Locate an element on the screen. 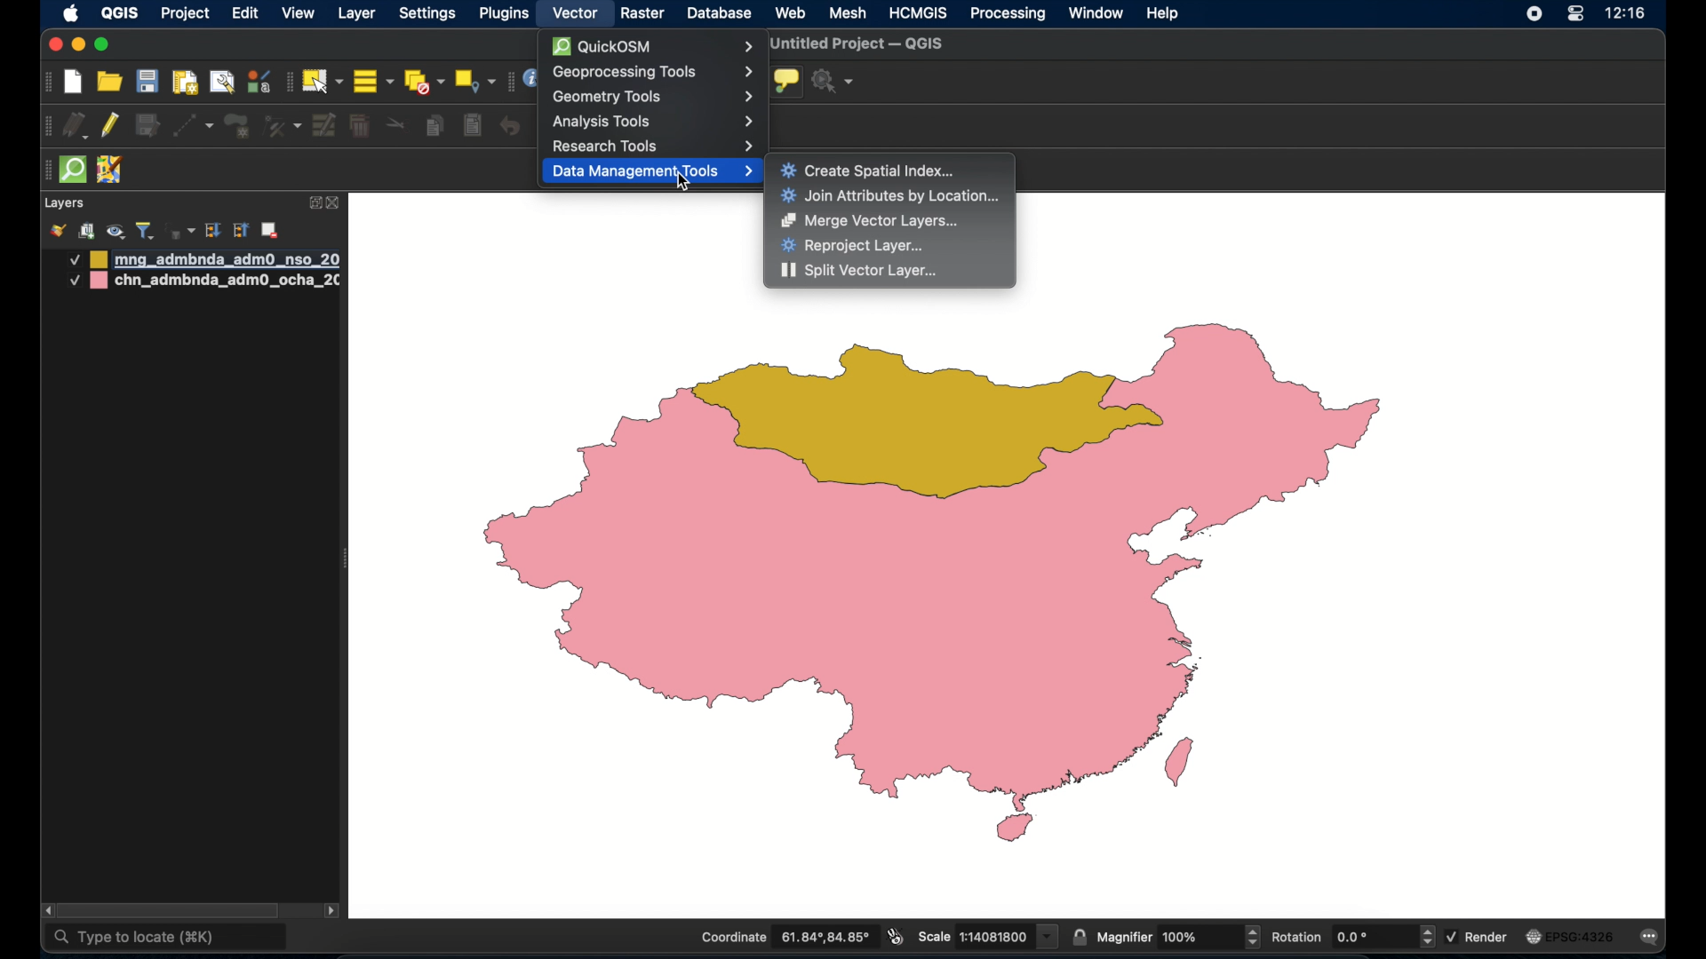 The height and width of the screenshot is (959, 1706). selection toolbar is located at coordinates (287, 82).